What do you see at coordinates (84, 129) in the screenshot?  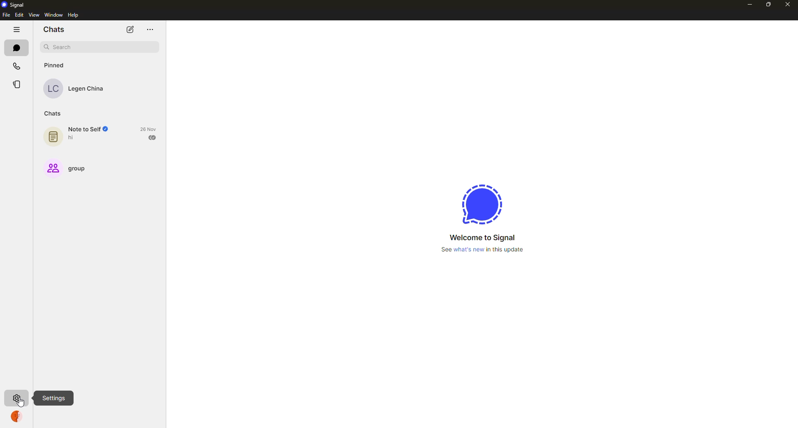 I see `Note to Self` at bounding box center [84, 129].